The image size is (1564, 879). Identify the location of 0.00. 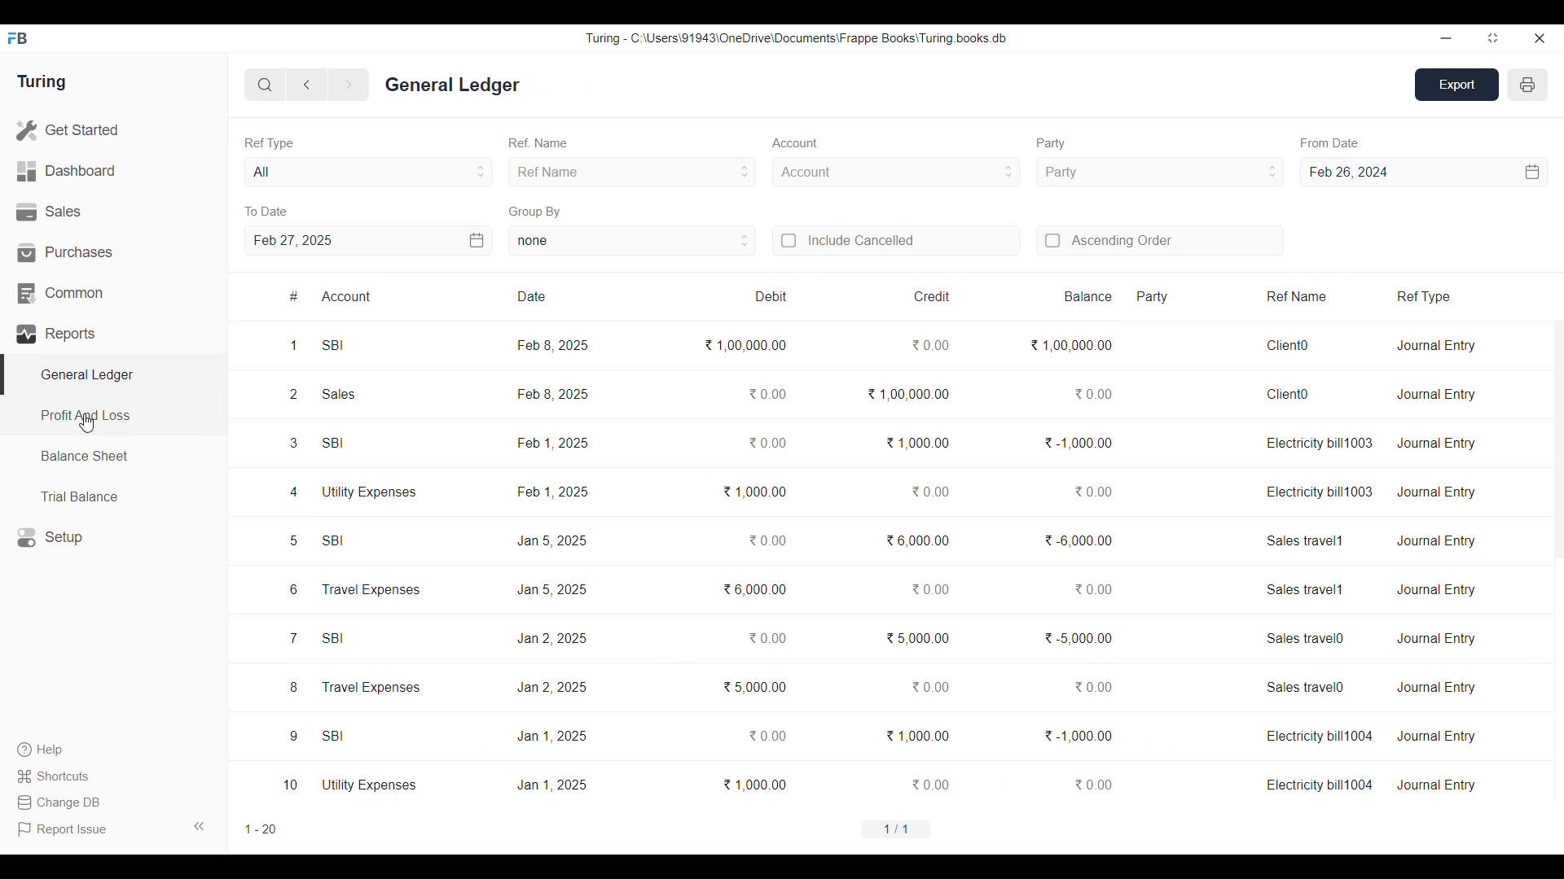
(1093, 686).